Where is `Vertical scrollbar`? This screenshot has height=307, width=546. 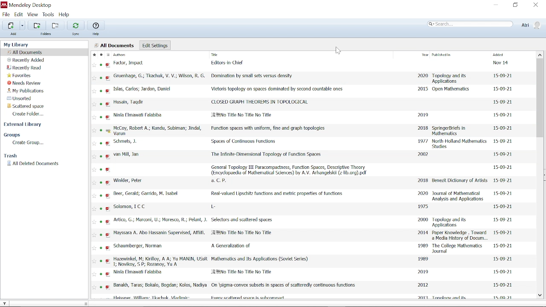 Vertical scrollbar is located at coordinates (541, 96).